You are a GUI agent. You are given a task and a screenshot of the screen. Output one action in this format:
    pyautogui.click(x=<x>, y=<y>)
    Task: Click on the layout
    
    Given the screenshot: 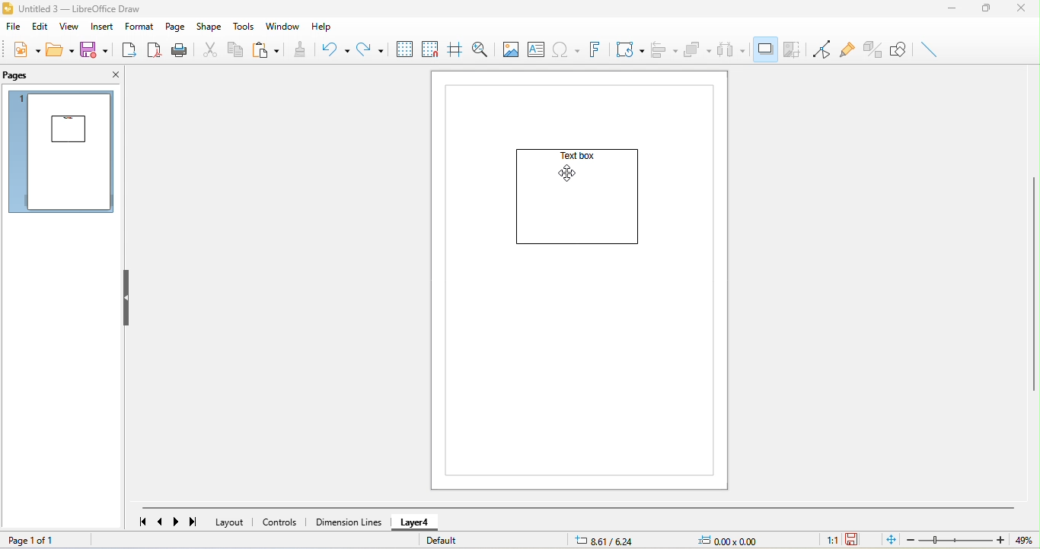 What is the action you would take?
    pyautogui.click(x=231, y=522)
    